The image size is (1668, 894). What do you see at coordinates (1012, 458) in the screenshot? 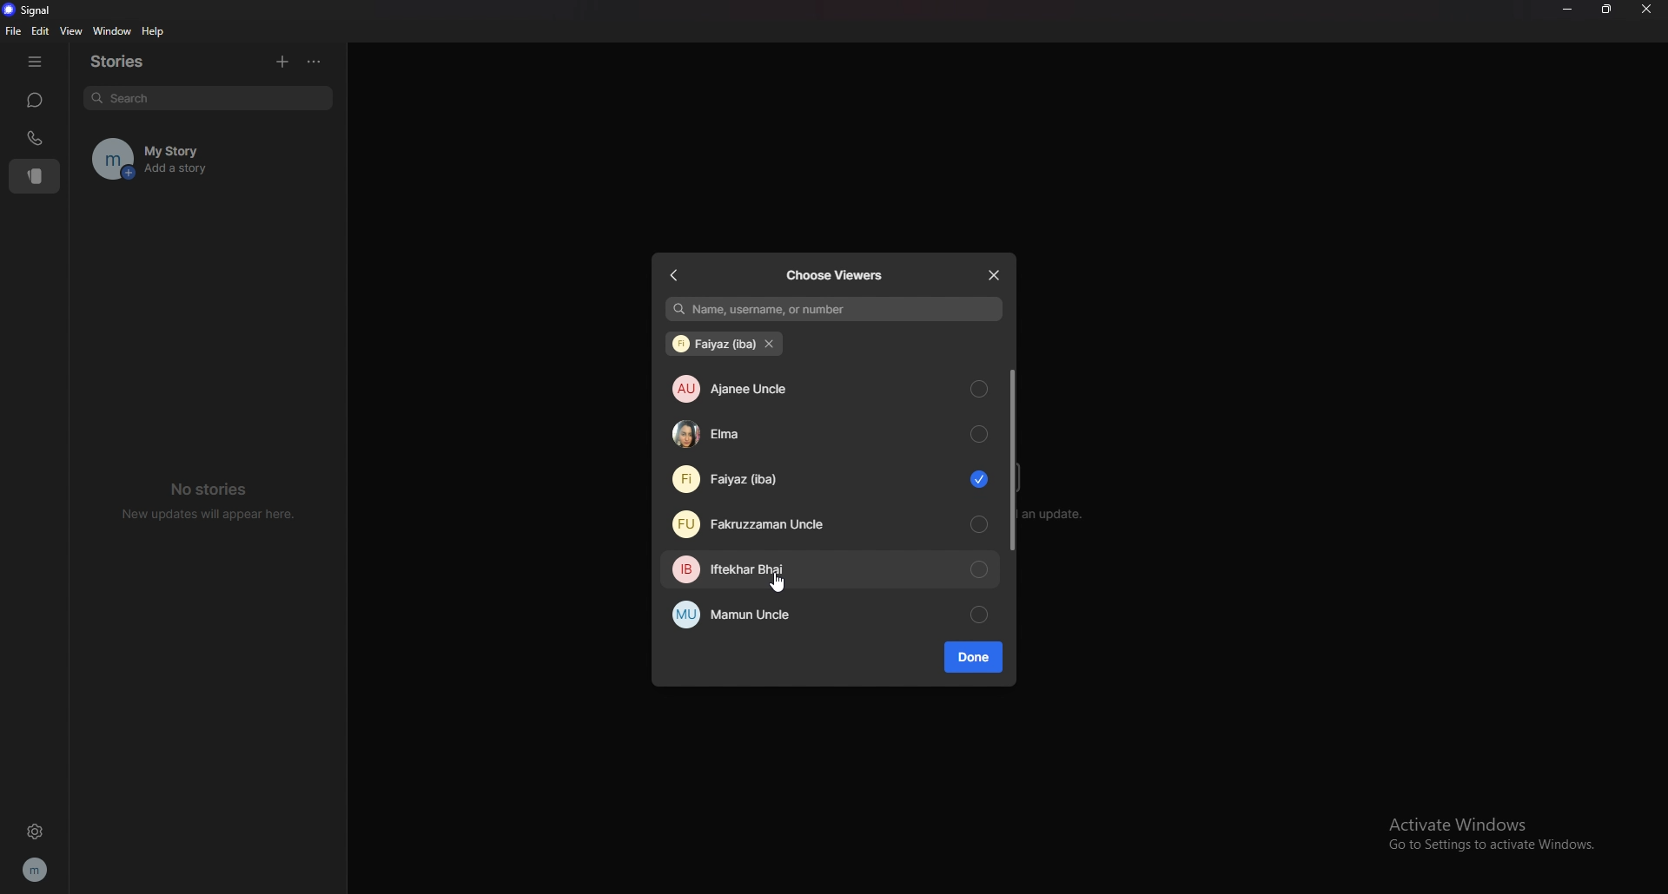
I see `scroll bar` at bounding box center [1012, 458].